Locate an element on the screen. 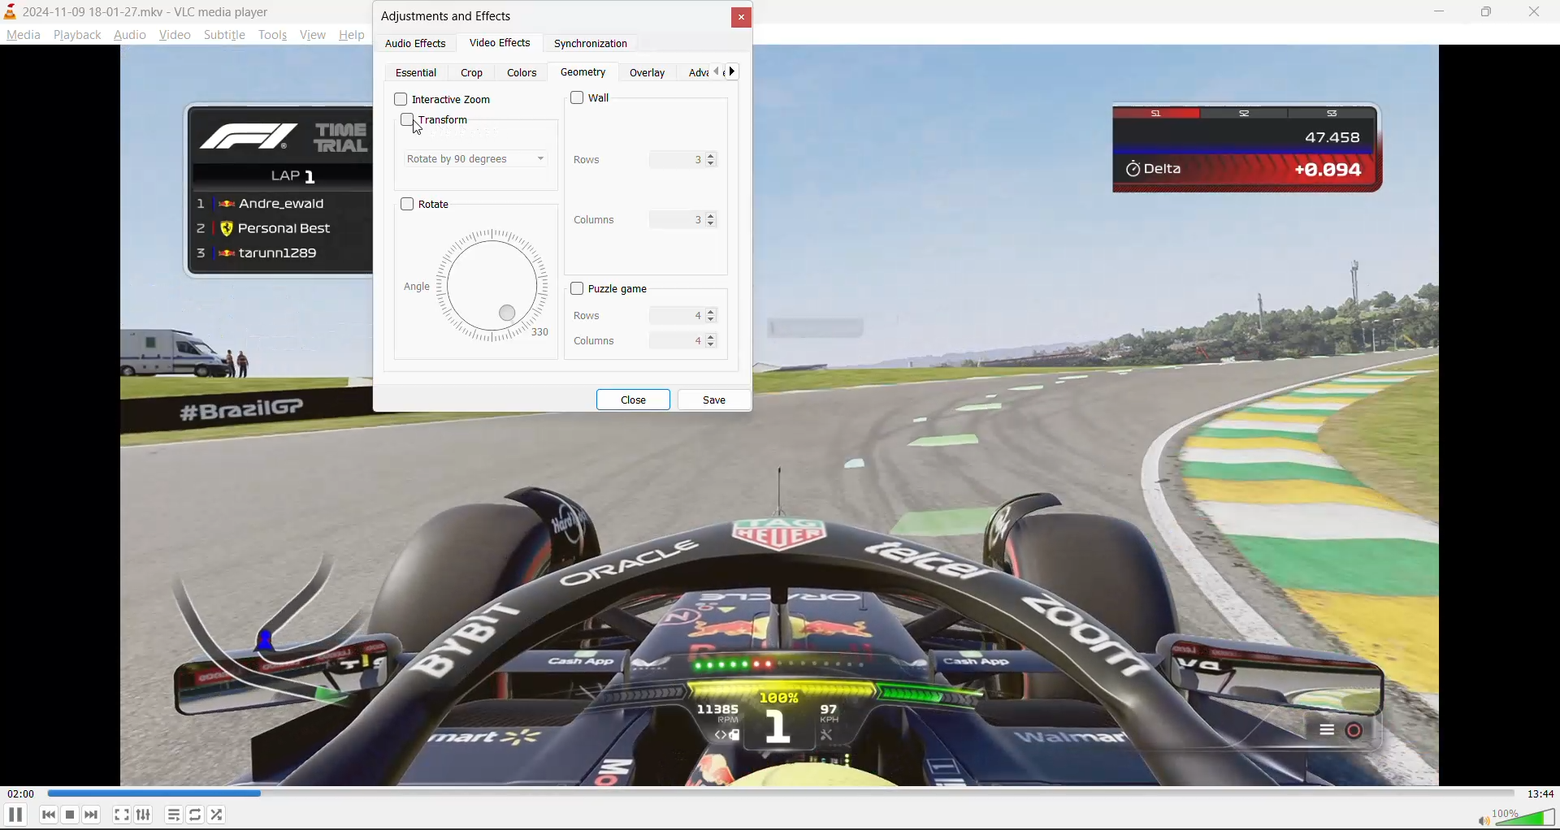 The width and height of the screenshot is (1560, 830). pause is located at coordinates (15, 816).